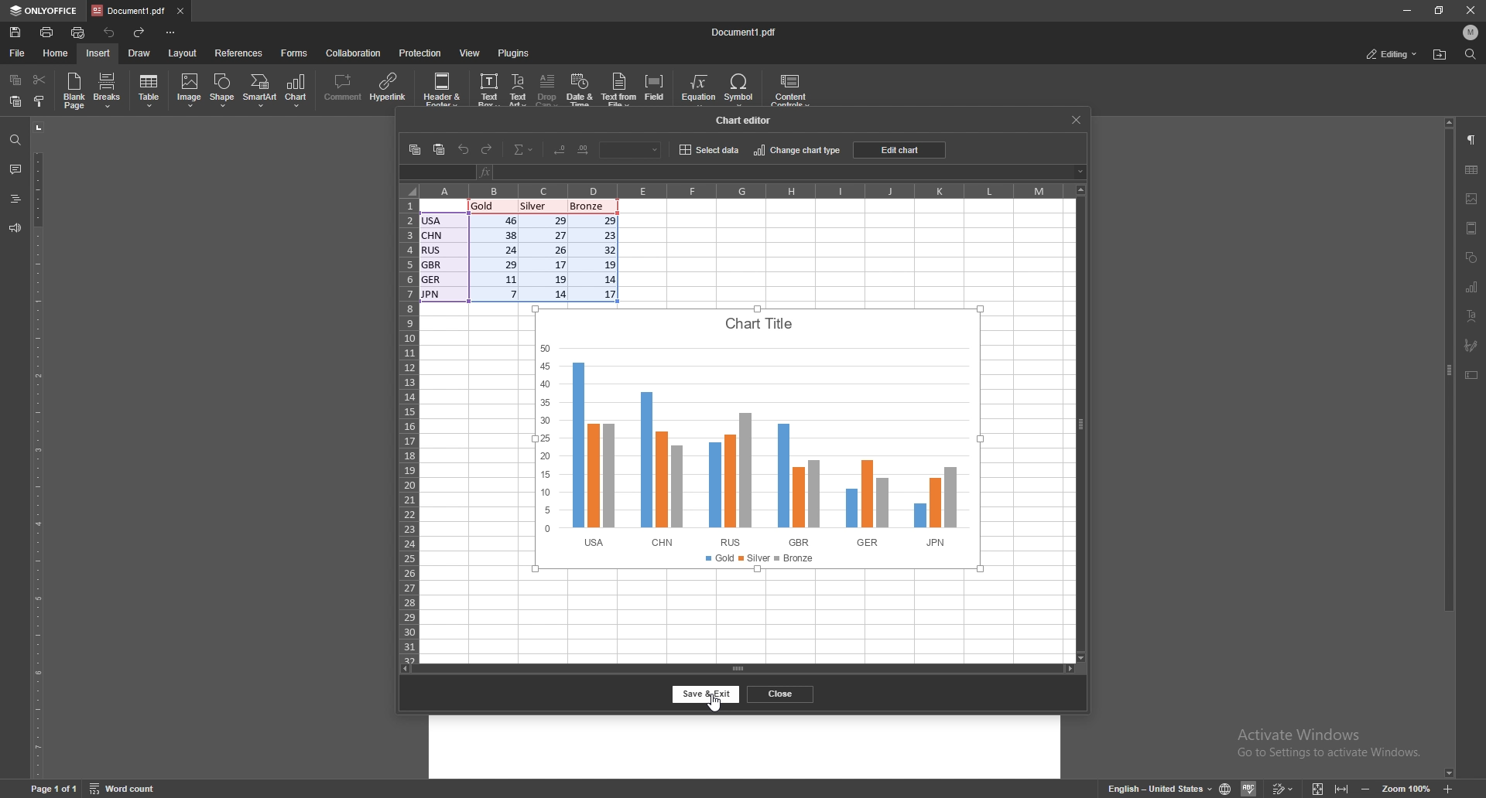 The image size is (1486, 798). What do you see at coordinates (1284, 789) in the screenshot?
I see `Edit` at bounding box center [1284, 789].